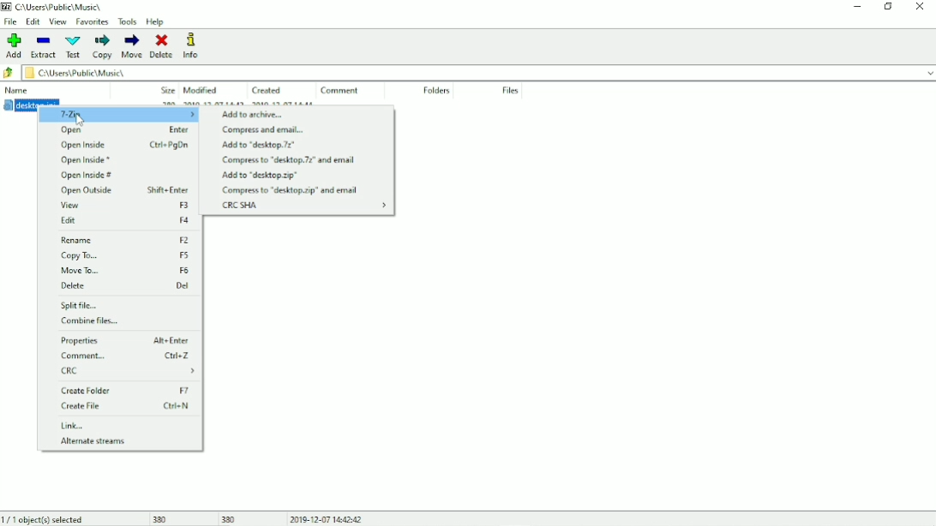  Describe the element at coordinates (124, 190) in the screenshot. I see `Open Outside` at that location.